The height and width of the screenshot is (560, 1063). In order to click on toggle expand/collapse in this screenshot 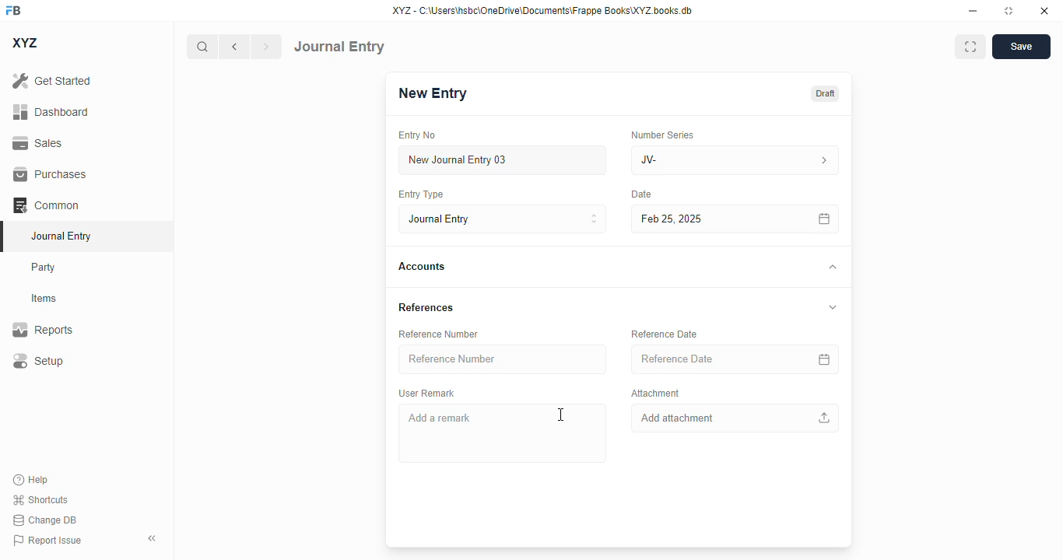, I will do `click(830, 306)`.